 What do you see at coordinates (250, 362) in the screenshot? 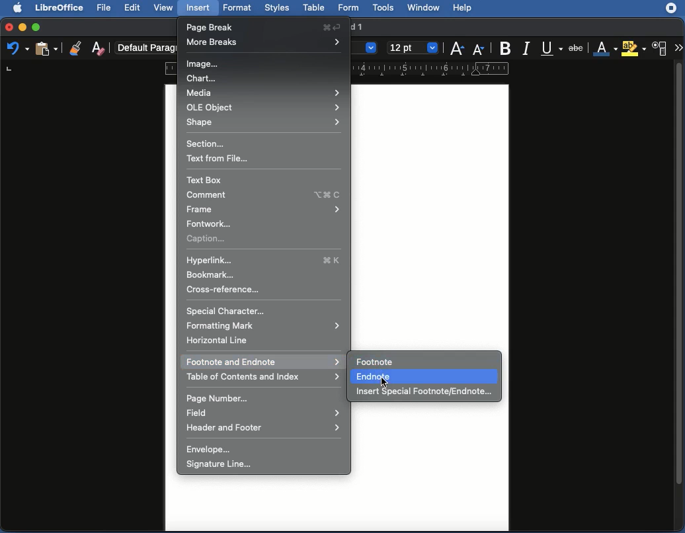
I see `cursor` at bounding box center [250, 362].